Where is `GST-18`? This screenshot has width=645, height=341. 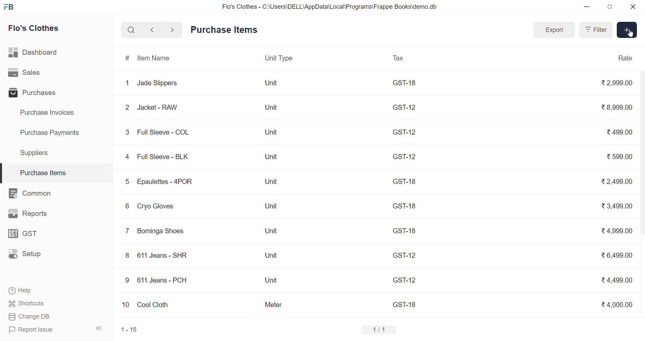 GST-18 is located at coordinates (405, 304).